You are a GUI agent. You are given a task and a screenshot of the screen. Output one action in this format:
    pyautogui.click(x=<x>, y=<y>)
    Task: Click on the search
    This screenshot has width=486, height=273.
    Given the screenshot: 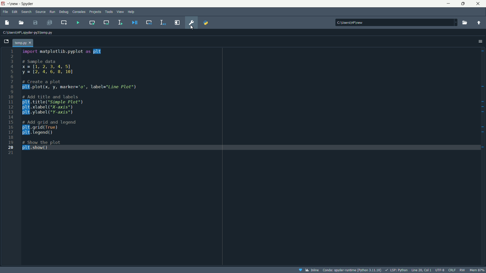 What is the action you would take?
    pyautogui.click(x=26, y=12)
    